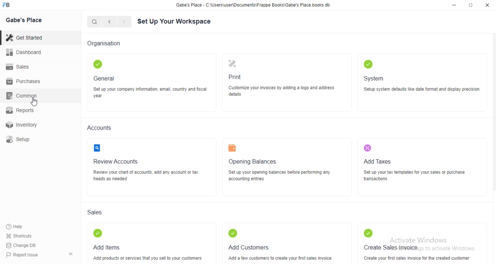 This screenshot has width=496, height=264. What do you see at coordinates (100, 128) in the screenshot?
I see `Accounts` at bounding box center [100, 128].